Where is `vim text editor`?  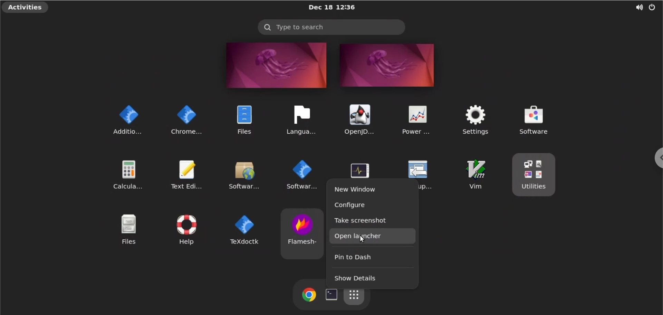 vim text editor is located at coordinates (473, 175).